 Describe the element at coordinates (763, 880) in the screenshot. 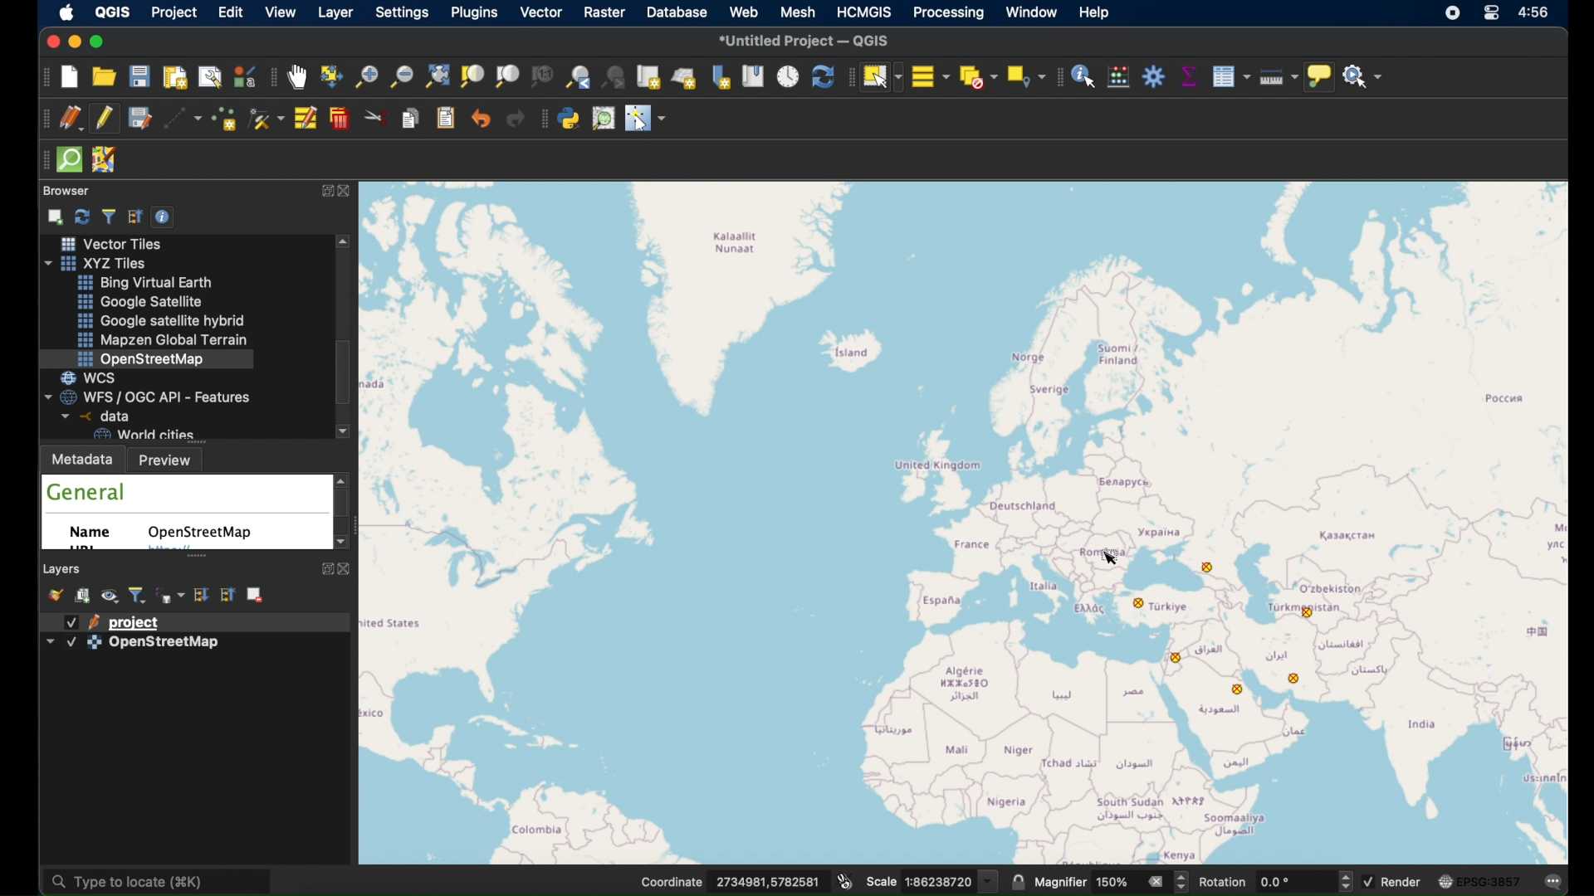

I see `coordinate` at that location.